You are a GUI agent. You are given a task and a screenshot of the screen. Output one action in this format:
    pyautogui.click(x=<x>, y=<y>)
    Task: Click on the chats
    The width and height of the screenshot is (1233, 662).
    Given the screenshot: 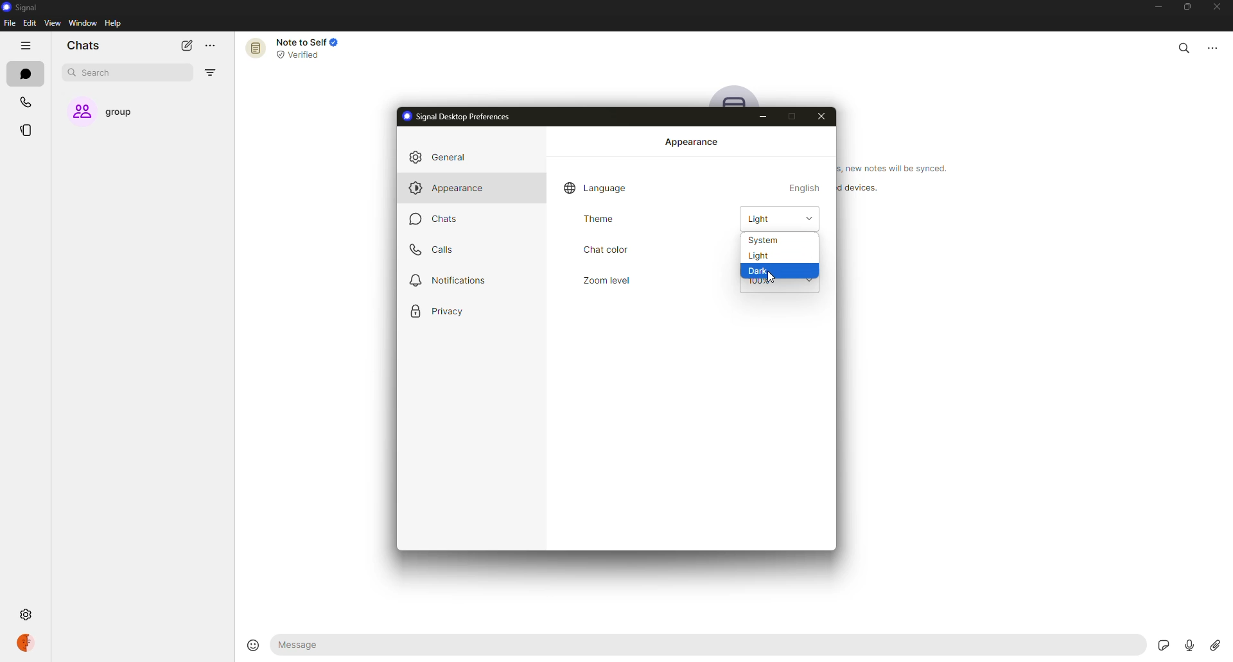 What is the action you would take?
    pyautogui.click(x=83, y=46)
    